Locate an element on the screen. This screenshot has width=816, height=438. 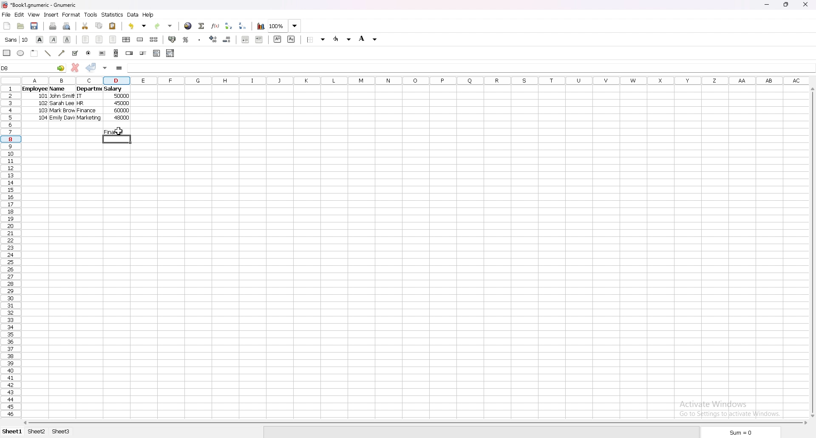
Employee is located at coordinates (34, 89).